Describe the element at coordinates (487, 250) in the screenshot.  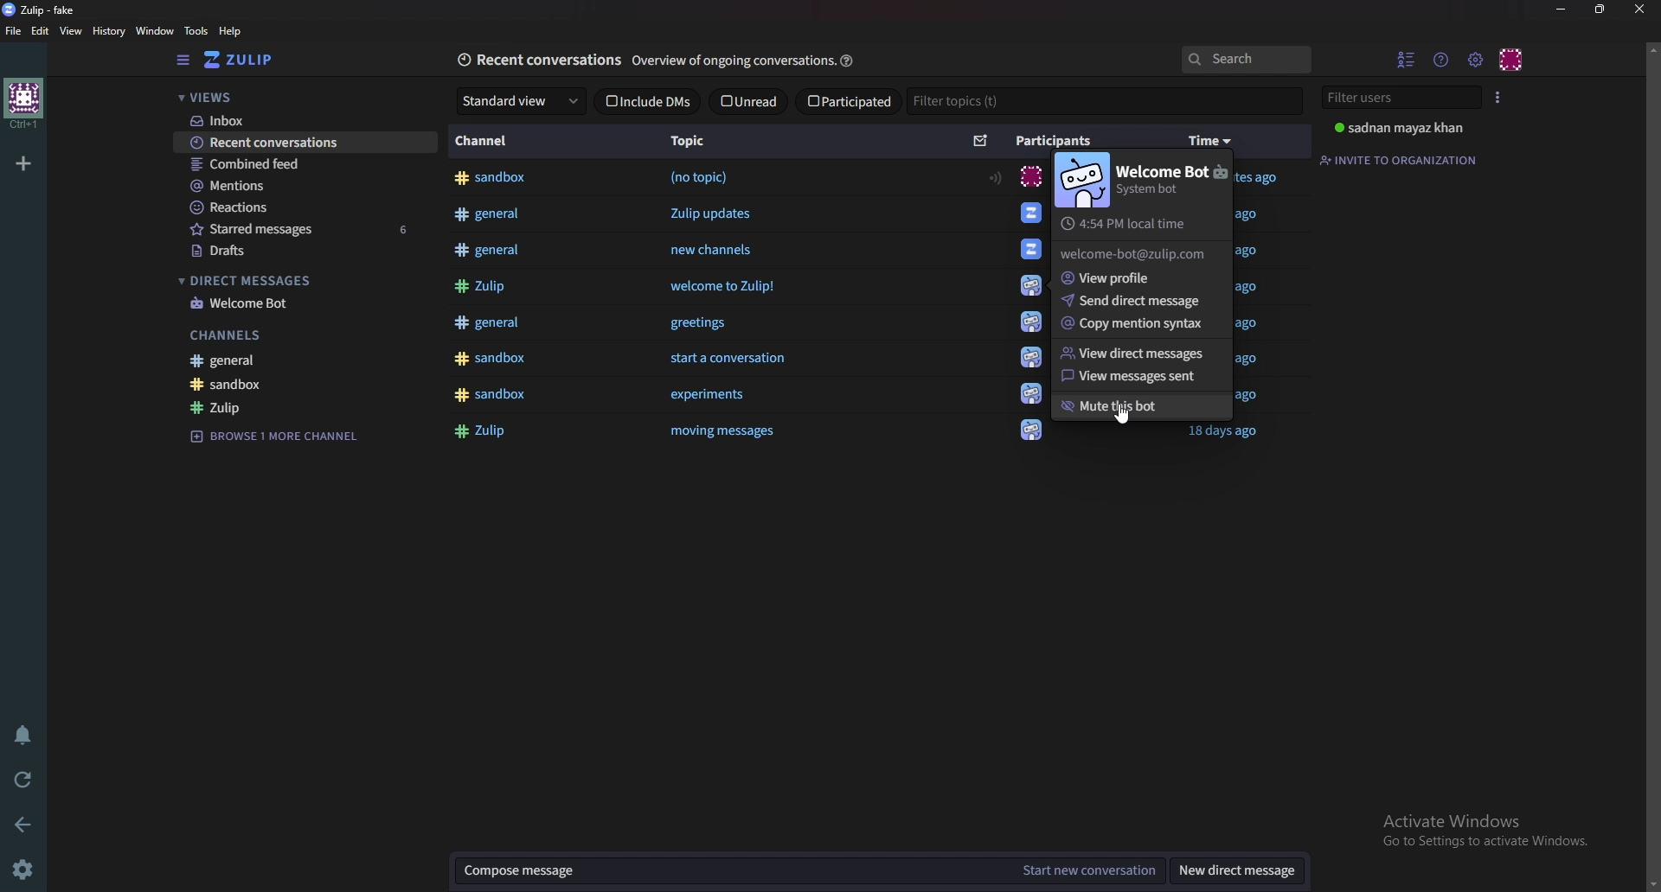
I see `#general` at that location.